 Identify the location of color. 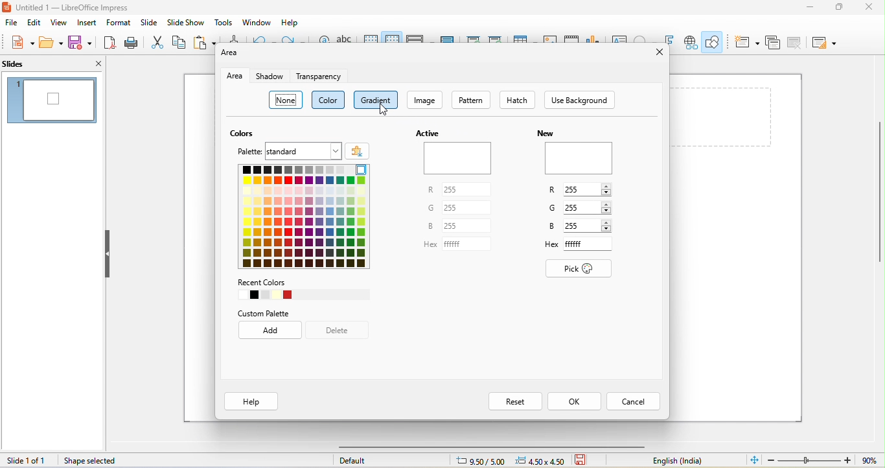
(330, 100).